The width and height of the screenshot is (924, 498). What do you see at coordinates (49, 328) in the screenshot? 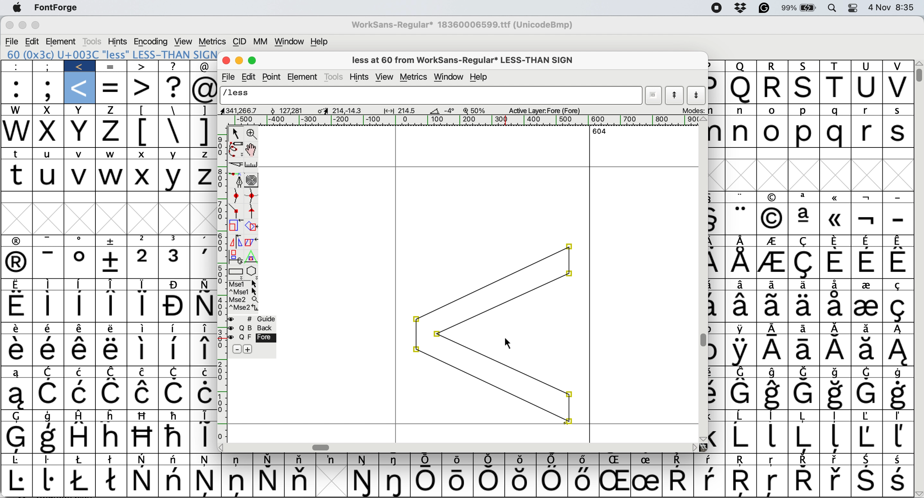
I see `Symbol` at bounding box center [49, 328].